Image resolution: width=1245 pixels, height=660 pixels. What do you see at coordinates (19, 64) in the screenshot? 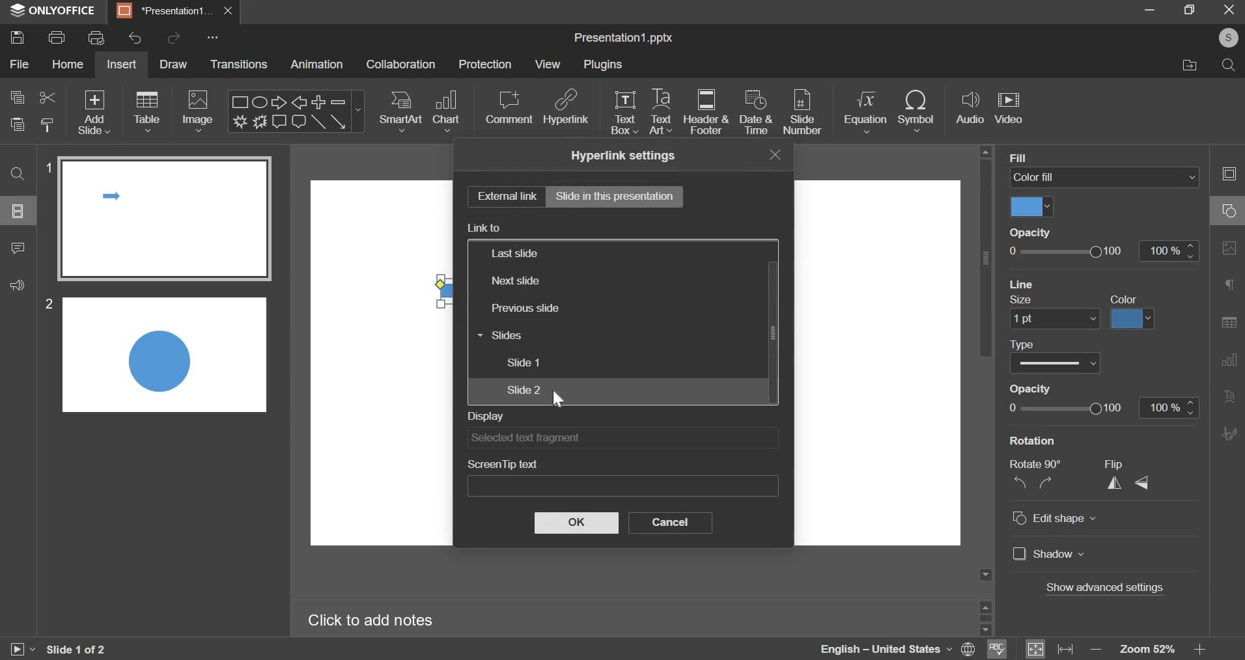
I see `file` at bounding box center [19, 64].